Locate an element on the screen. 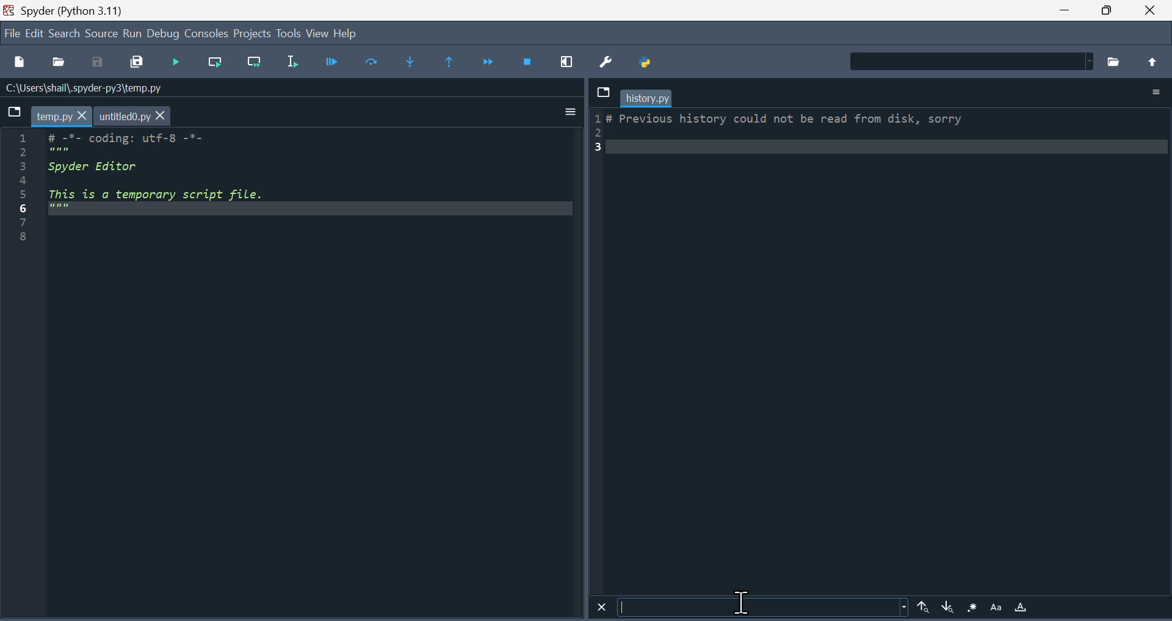 This screenshot has width=1172, height=621. run is located at coordinates (132, 32).